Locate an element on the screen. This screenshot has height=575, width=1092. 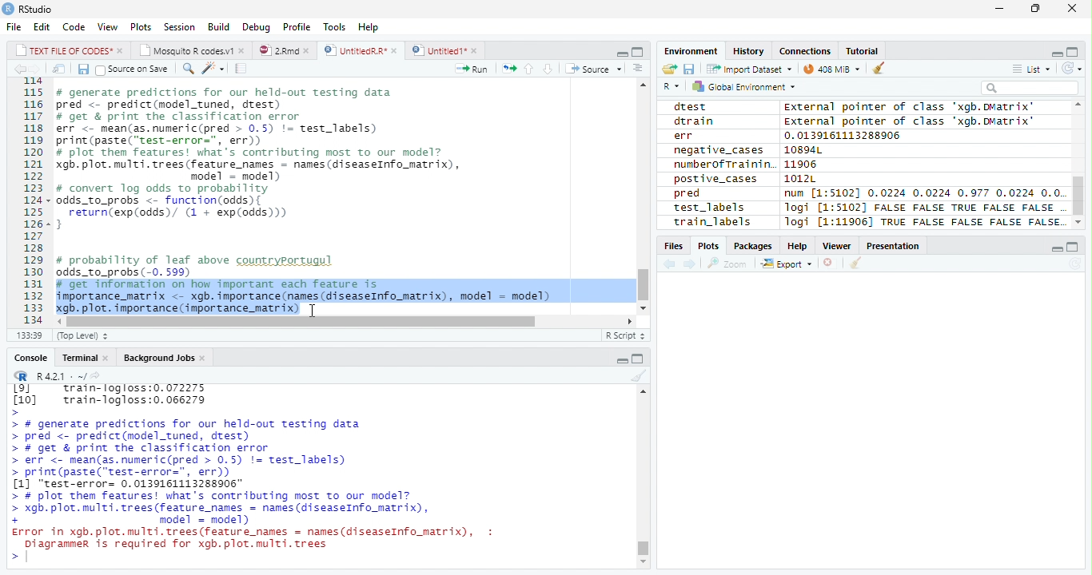
Plots is located at coordinates (139, 26).